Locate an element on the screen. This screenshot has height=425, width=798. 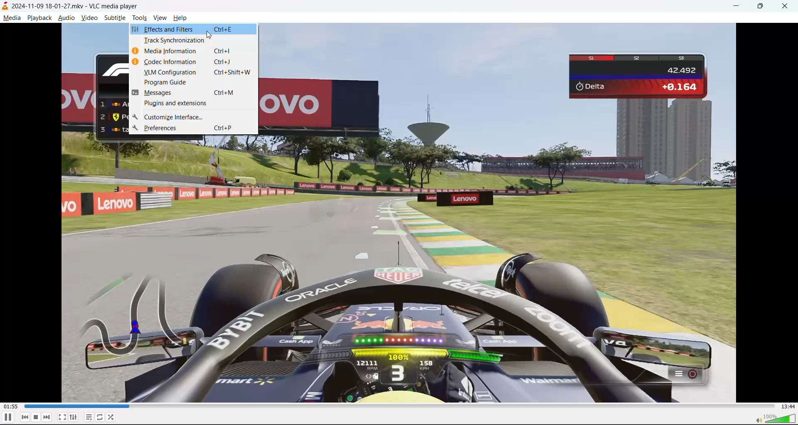
media information is located at coordinates (193, 51).